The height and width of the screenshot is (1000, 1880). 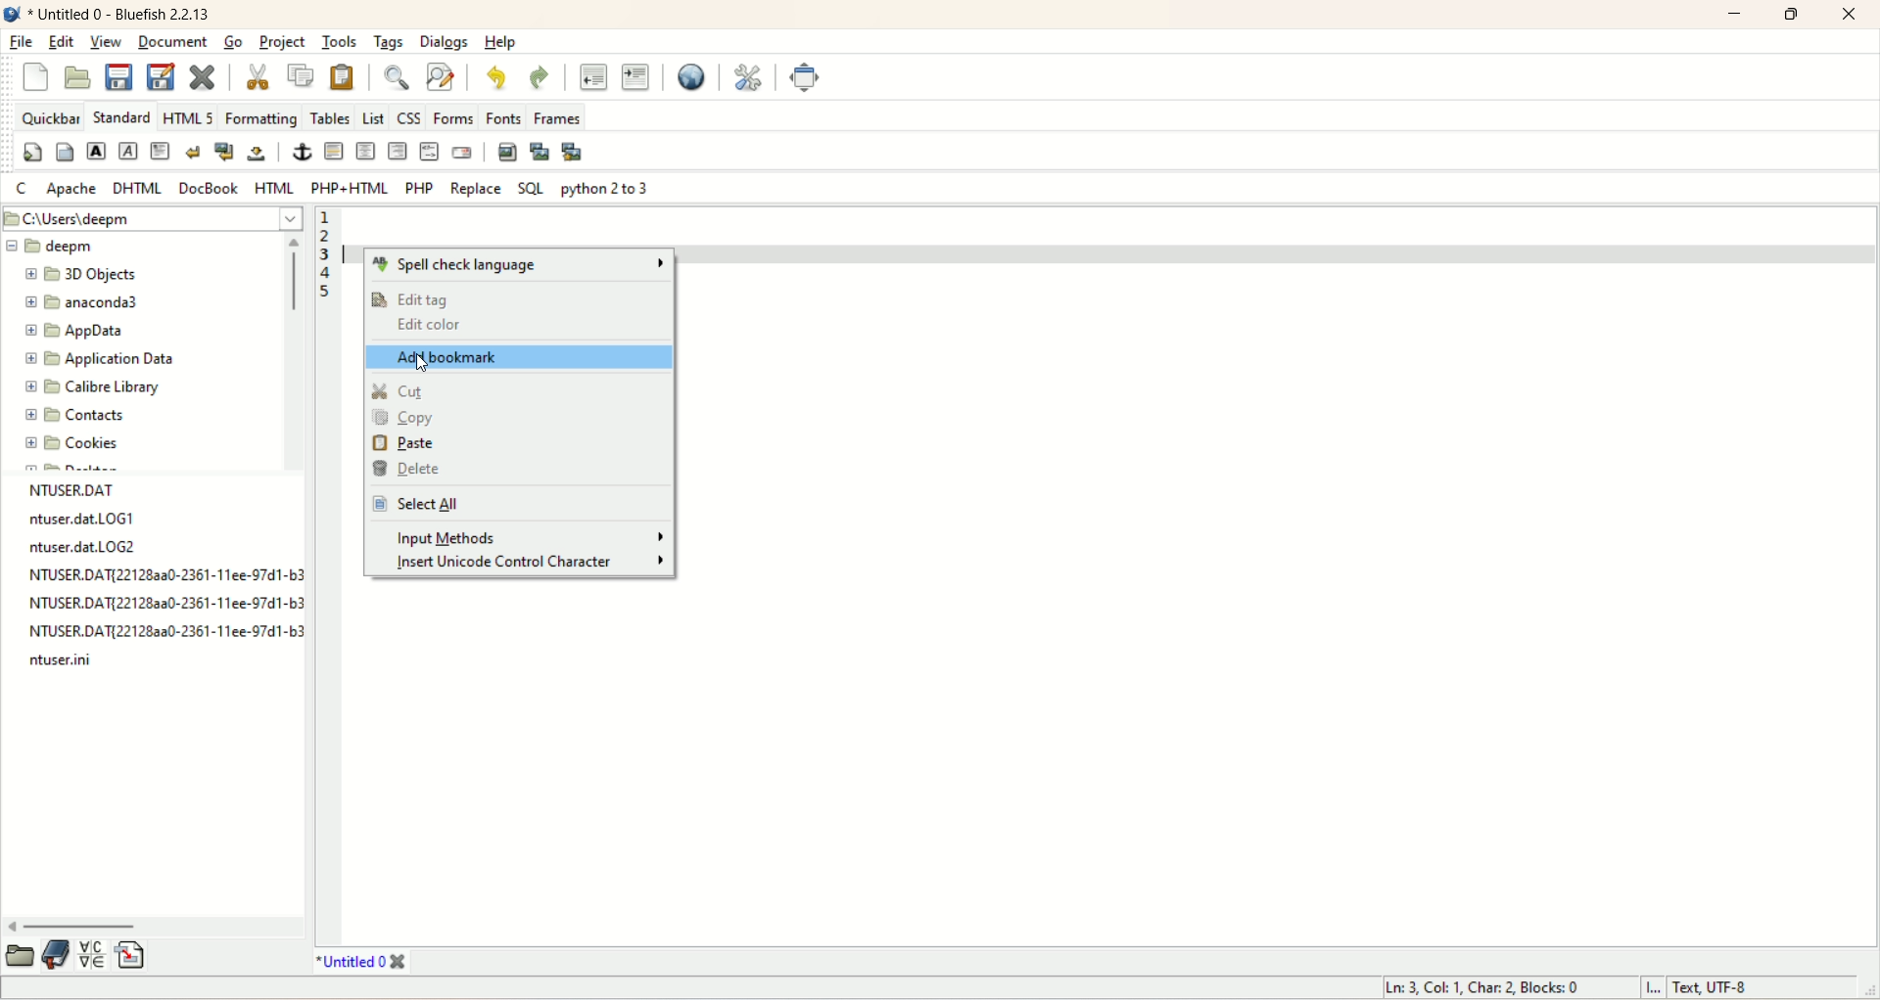 What do you see at coordinates (460, 153) in the screenshot?
I see `email` at bounding box center [460, 153].